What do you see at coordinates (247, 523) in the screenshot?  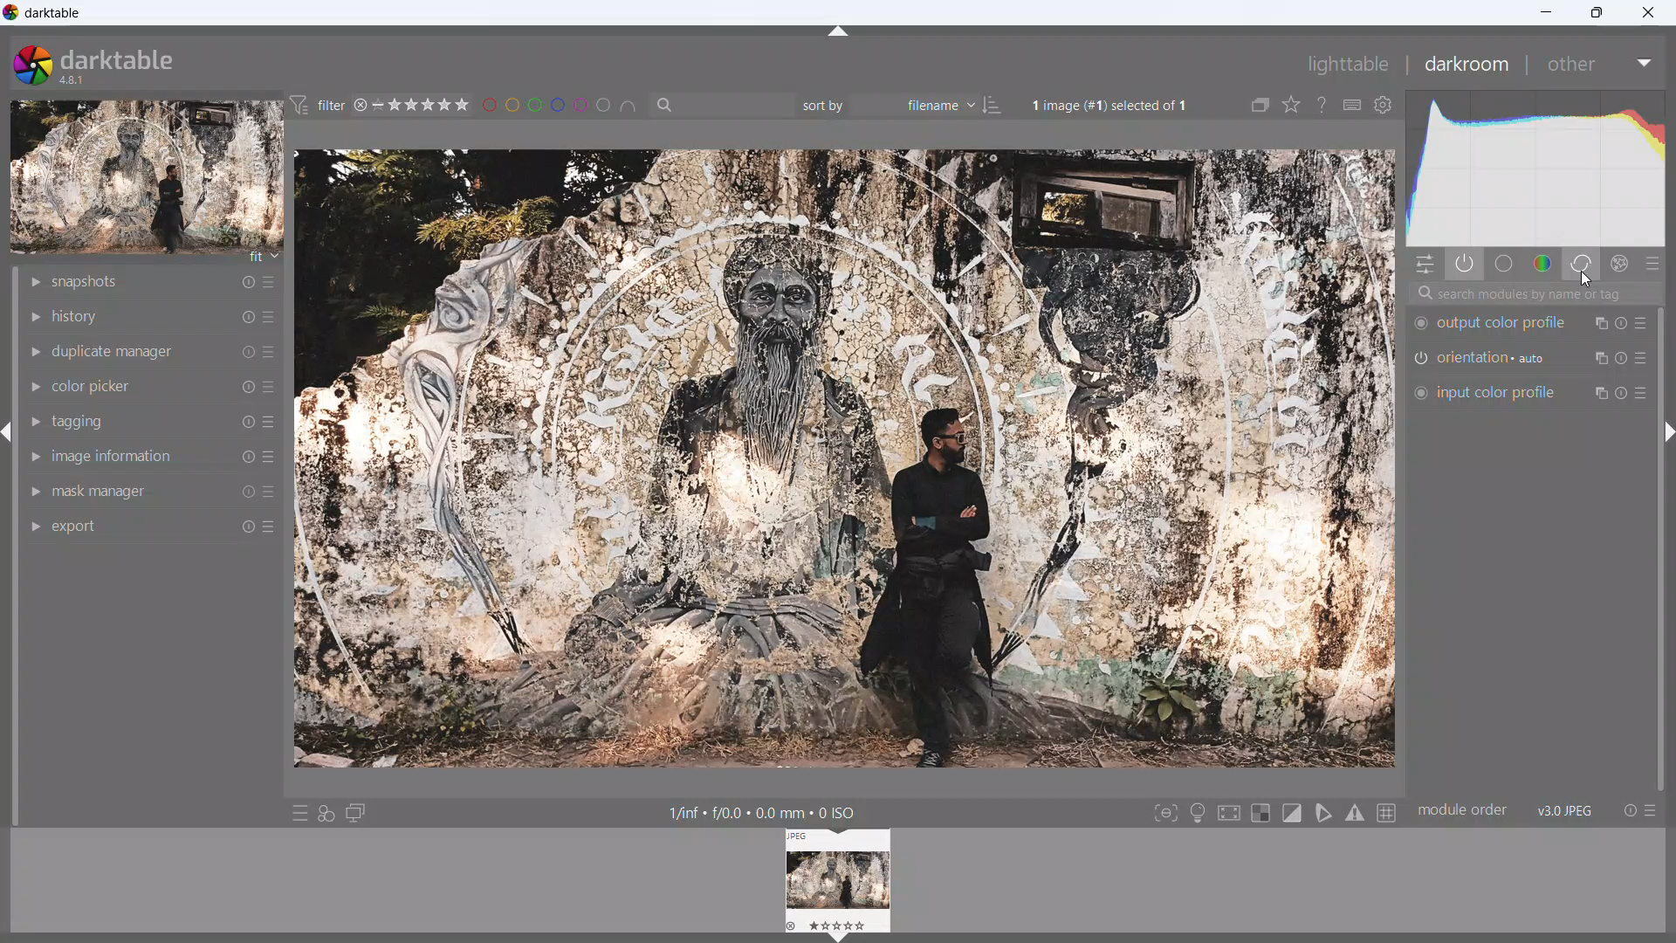 I see `reset` at bounding box center [247, 523].